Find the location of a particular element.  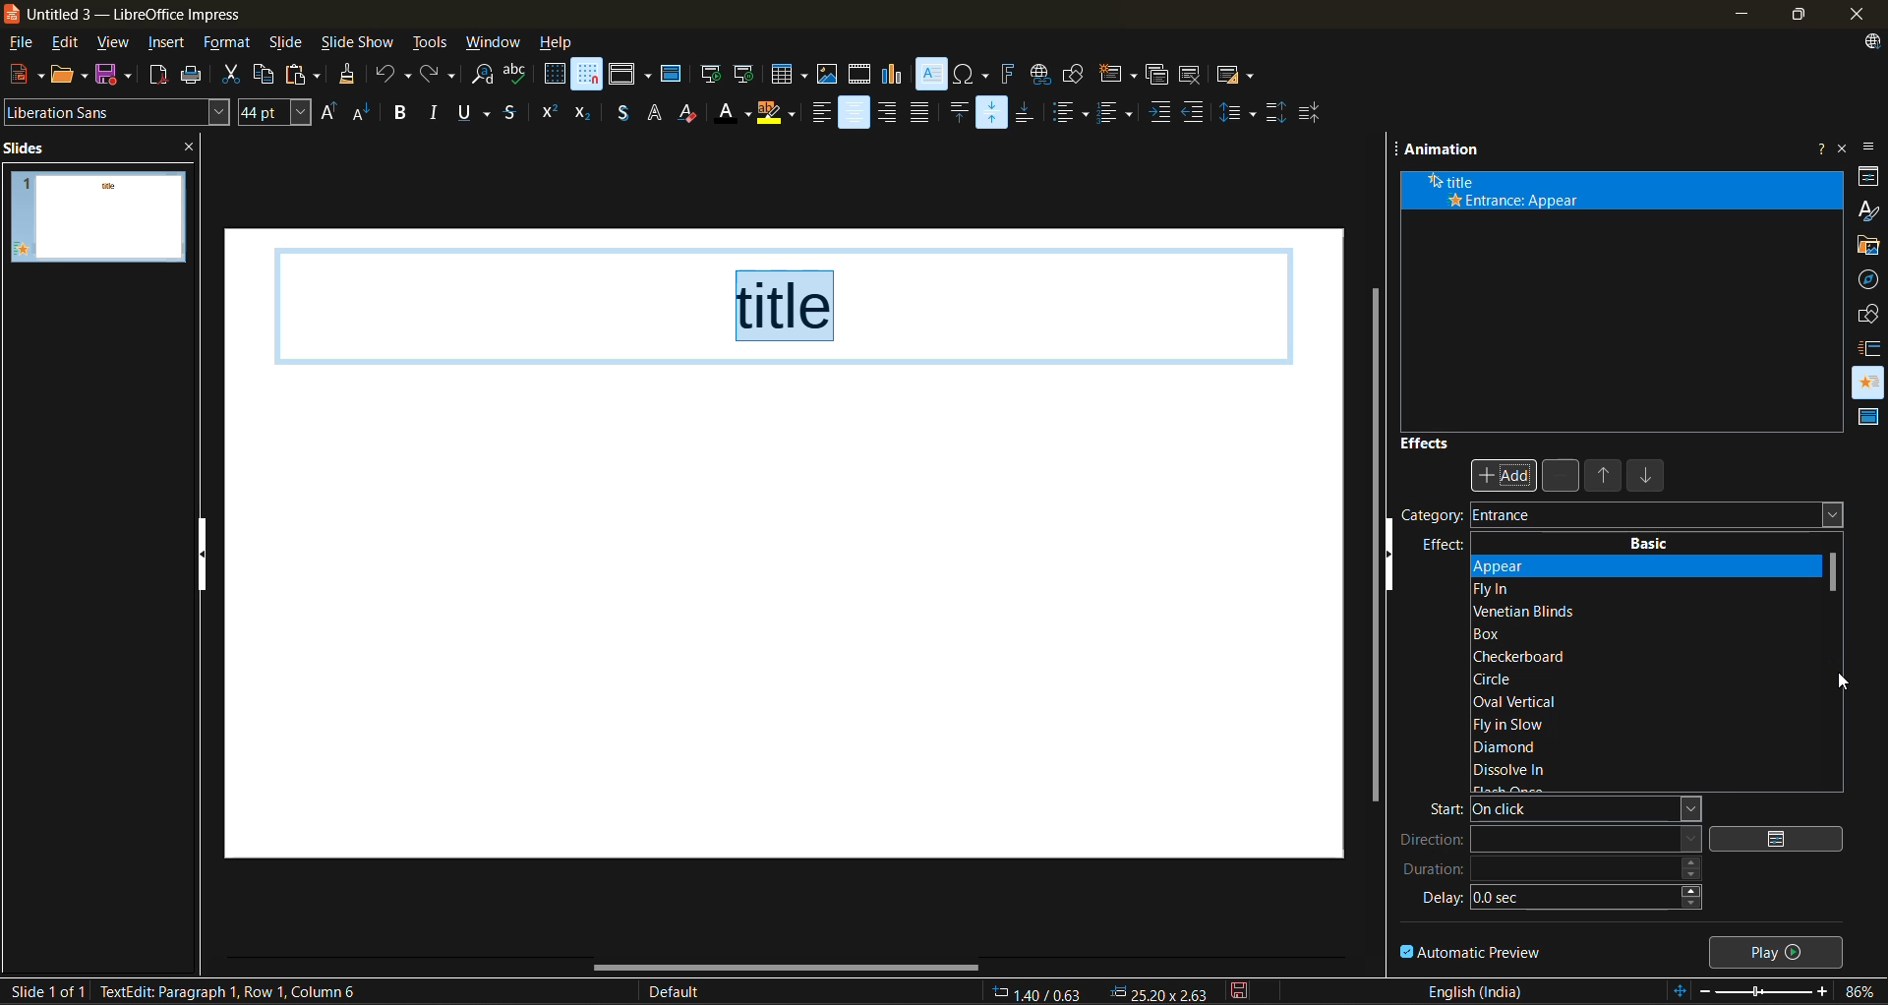

window is located at coordinates (495, 44).